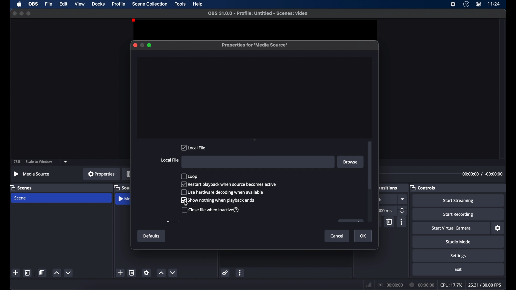  What do you see at coordinates (390, 222) in the screenshot?
I see `delete` at bounding box center [390, 222].